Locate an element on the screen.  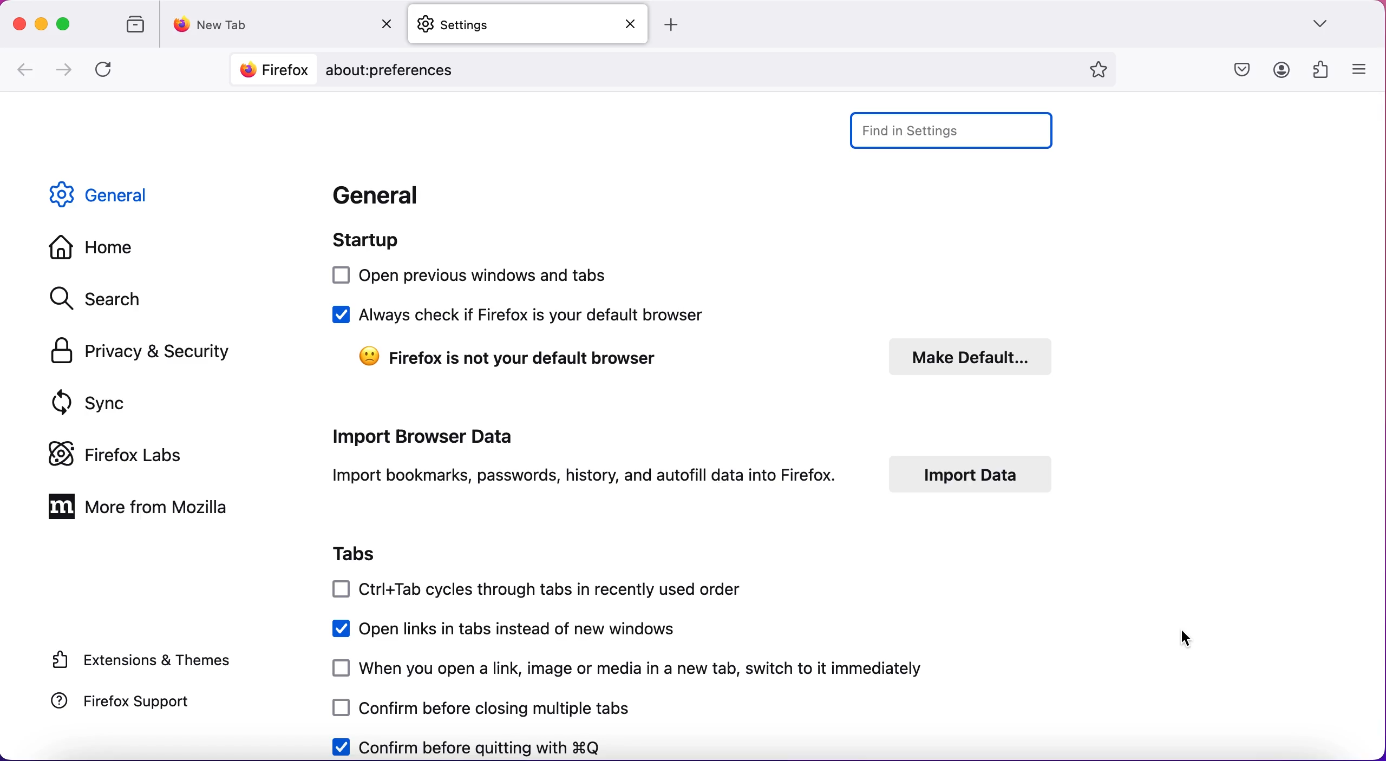
firefox is not your default browser is located at coordinates (509, 362).